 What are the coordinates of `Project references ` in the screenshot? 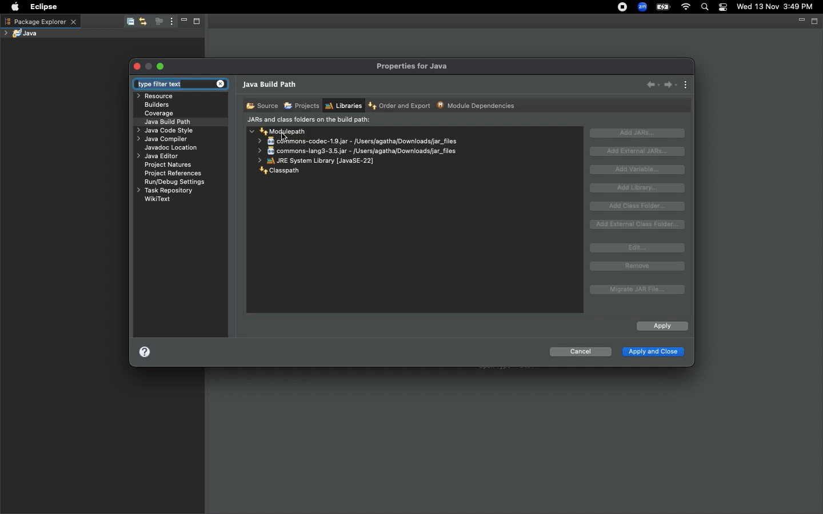 It's located at (174, 174).